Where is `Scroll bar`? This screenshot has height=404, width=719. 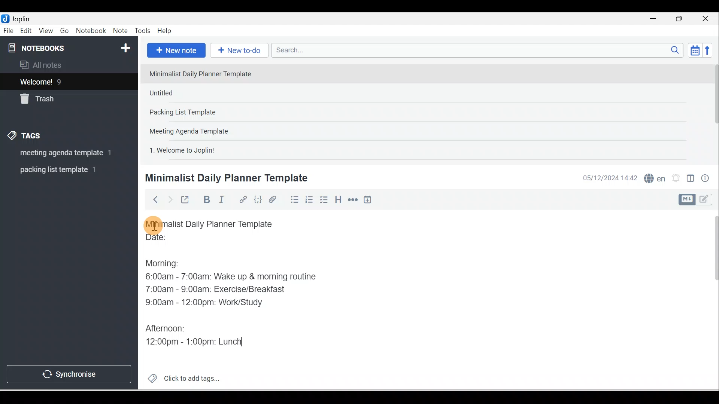
Scroll bar is located at coordinates (711, 300).